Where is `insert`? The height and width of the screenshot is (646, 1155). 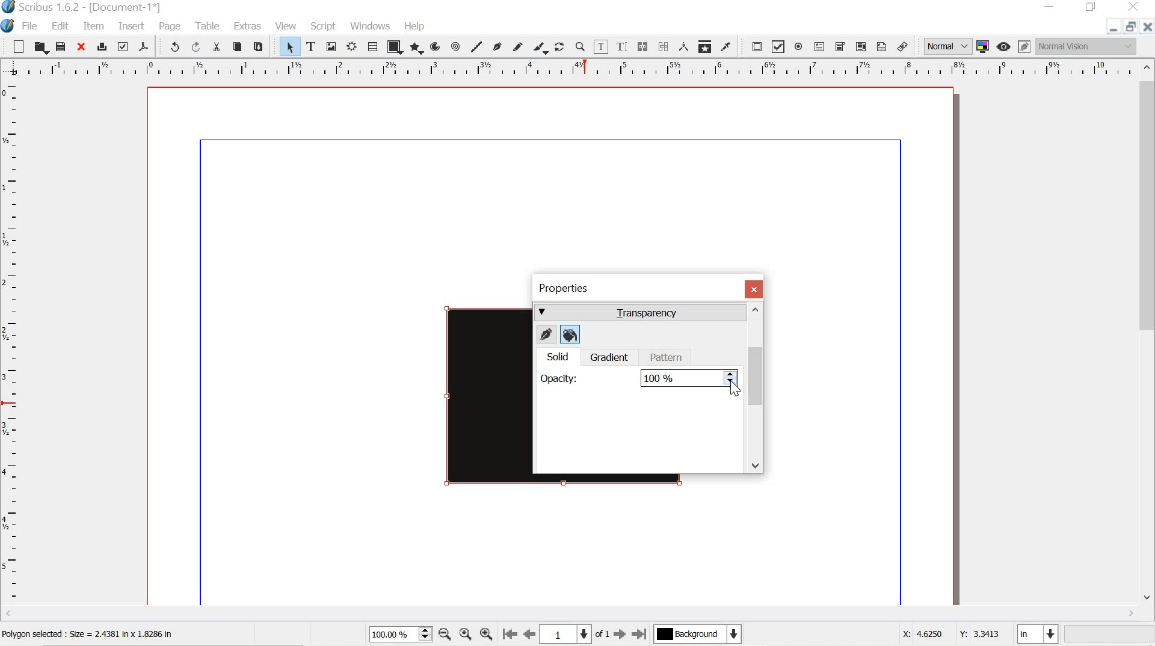
insert is located at coordinates (131, 26).